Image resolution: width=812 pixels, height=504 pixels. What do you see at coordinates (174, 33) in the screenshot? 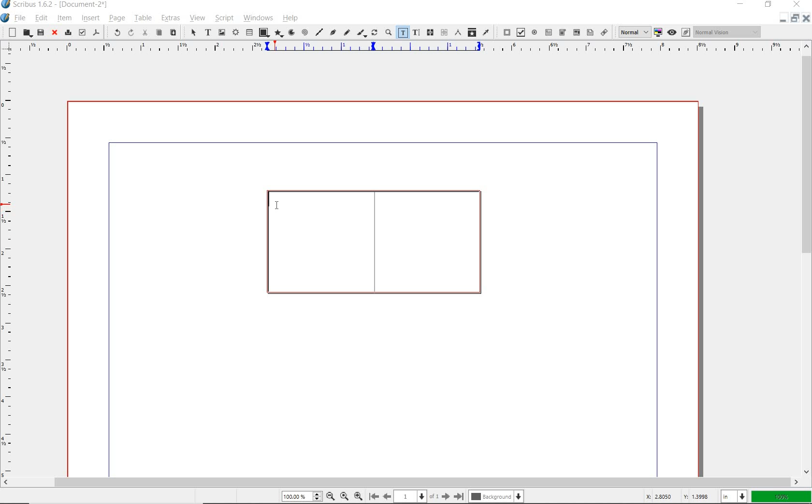
I see `paste` at bounding box center [174, 33].